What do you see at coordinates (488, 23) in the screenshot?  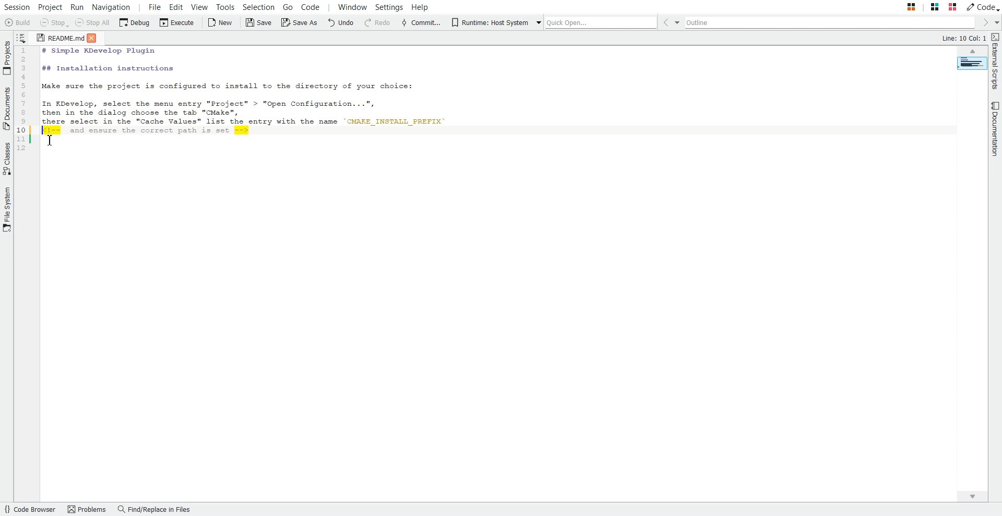 I see `Runtime: Host System` at bounding box center [488, 23].